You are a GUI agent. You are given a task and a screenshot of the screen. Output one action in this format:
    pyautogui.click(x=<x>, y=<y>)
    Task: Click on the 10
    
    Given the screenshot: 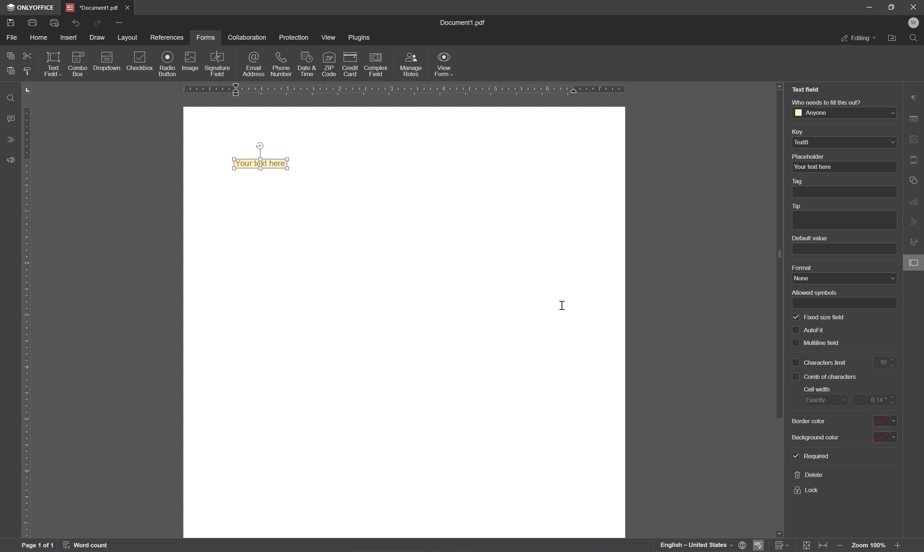 What is the action you would take?
    pyautogui.click(x=885, y=362)
    